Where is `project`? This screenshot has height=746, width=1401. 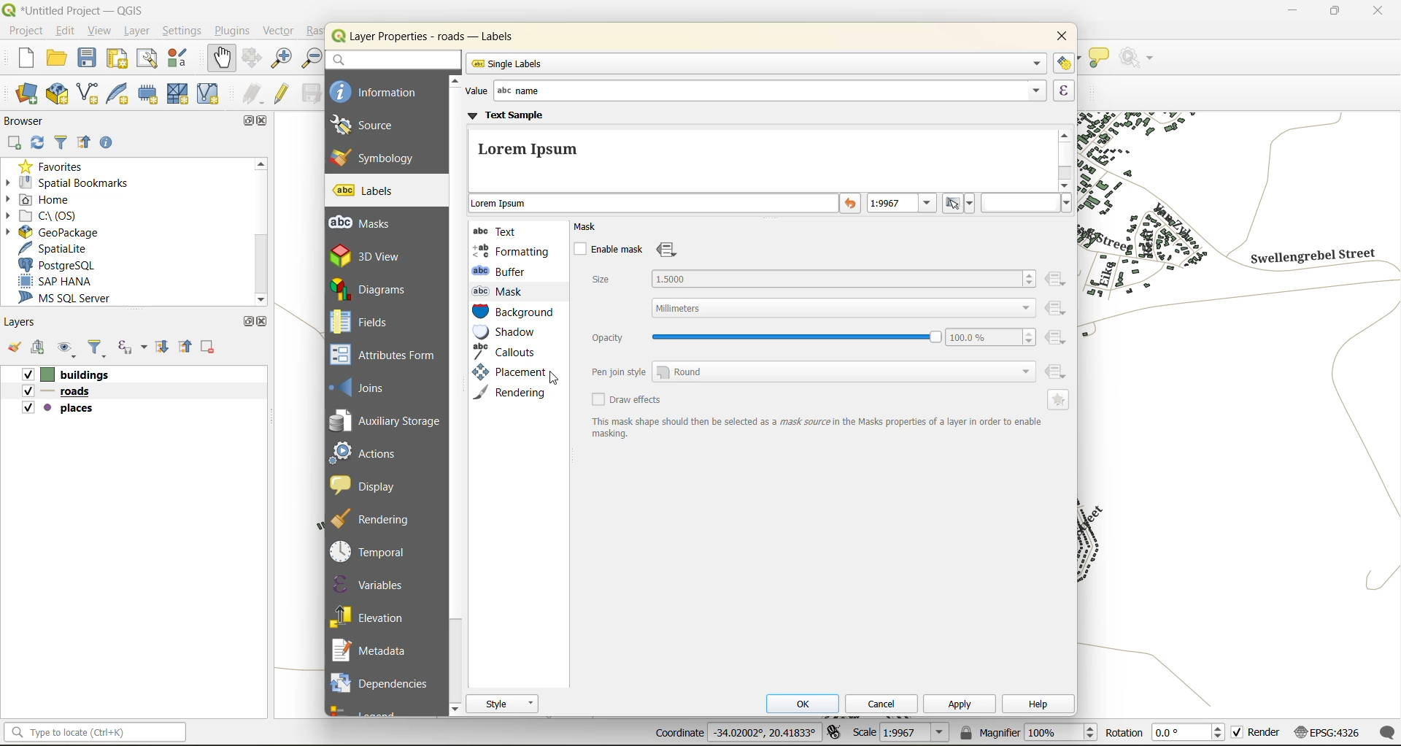
project is located at coordinates (26, 32).